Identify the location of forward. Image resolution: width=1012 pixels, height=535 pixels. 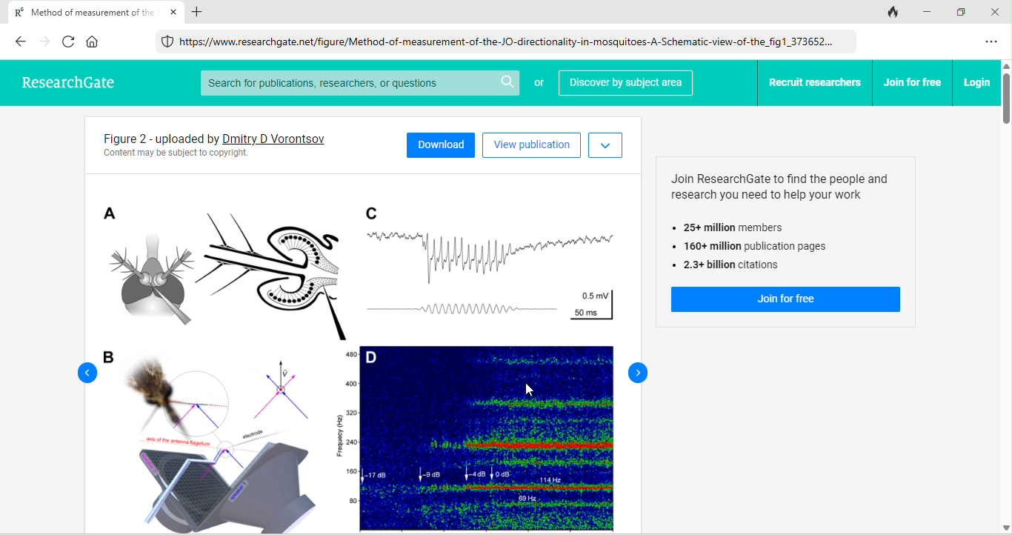
(46, 41).